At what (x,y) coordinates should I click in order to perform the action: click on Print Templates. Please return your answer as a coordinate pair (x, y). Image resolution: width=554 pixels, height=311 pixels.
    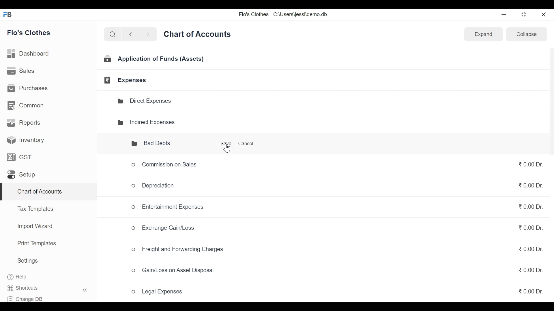
    Looking at the image, I should click on (36, 243).